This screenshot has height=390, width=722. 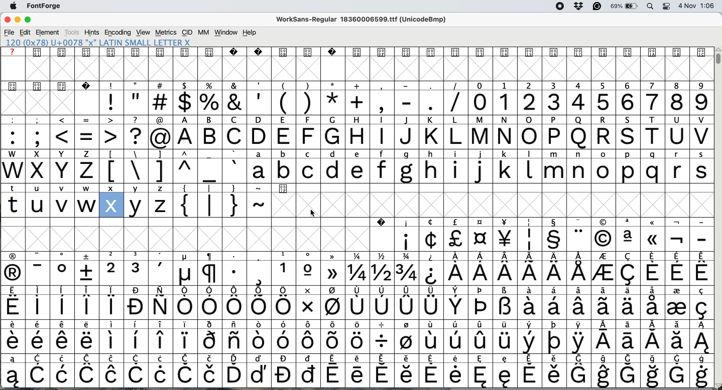 What do you see at coordinates (478, 170) in the screenshot?
I see `lower case letters a to s` at bounding box center [478, 170].